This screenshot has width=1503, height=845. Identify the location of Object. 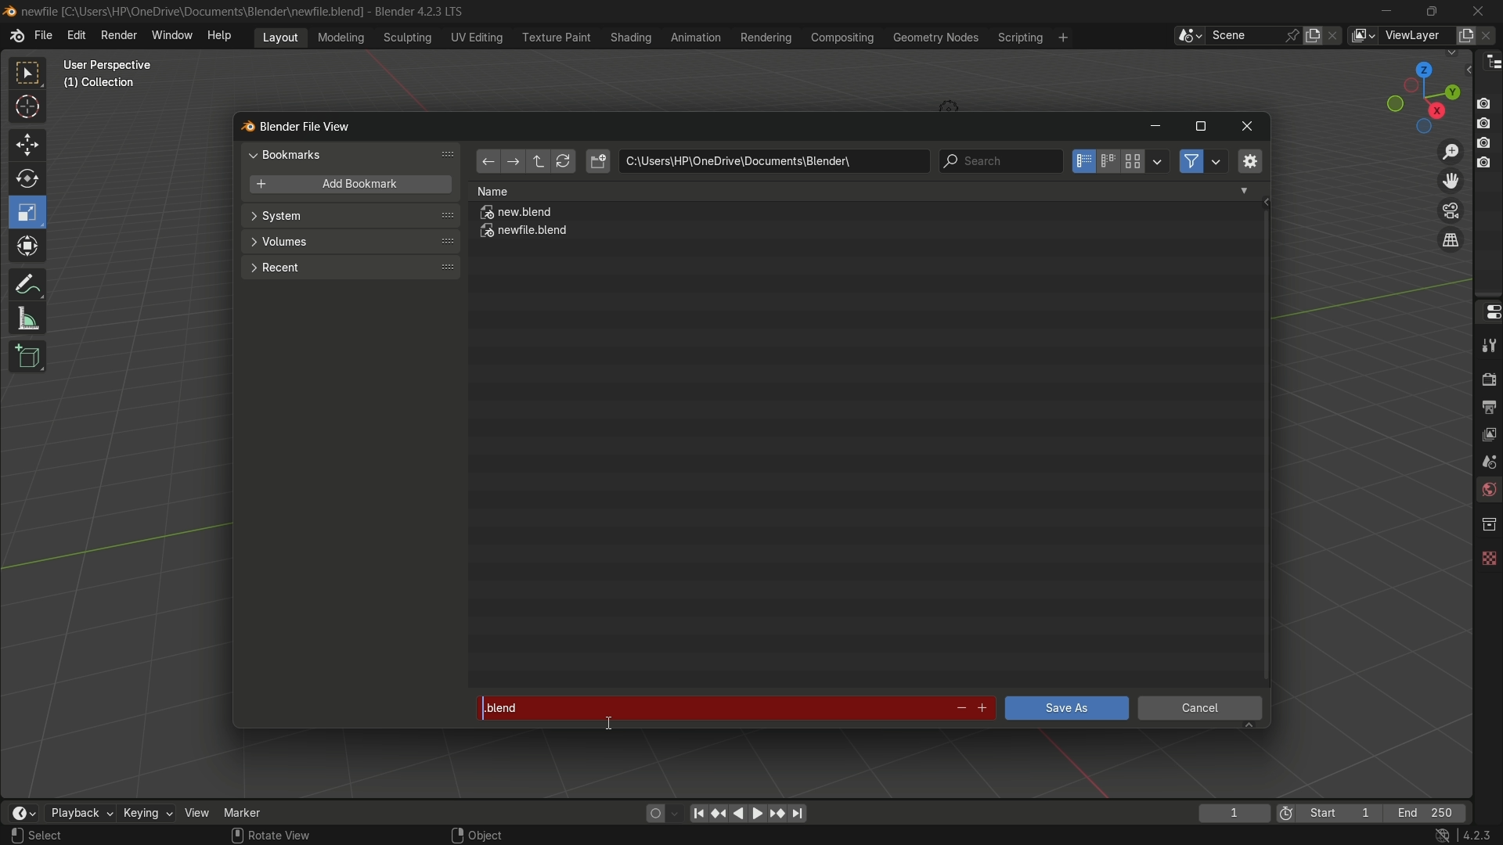
(496, 831).